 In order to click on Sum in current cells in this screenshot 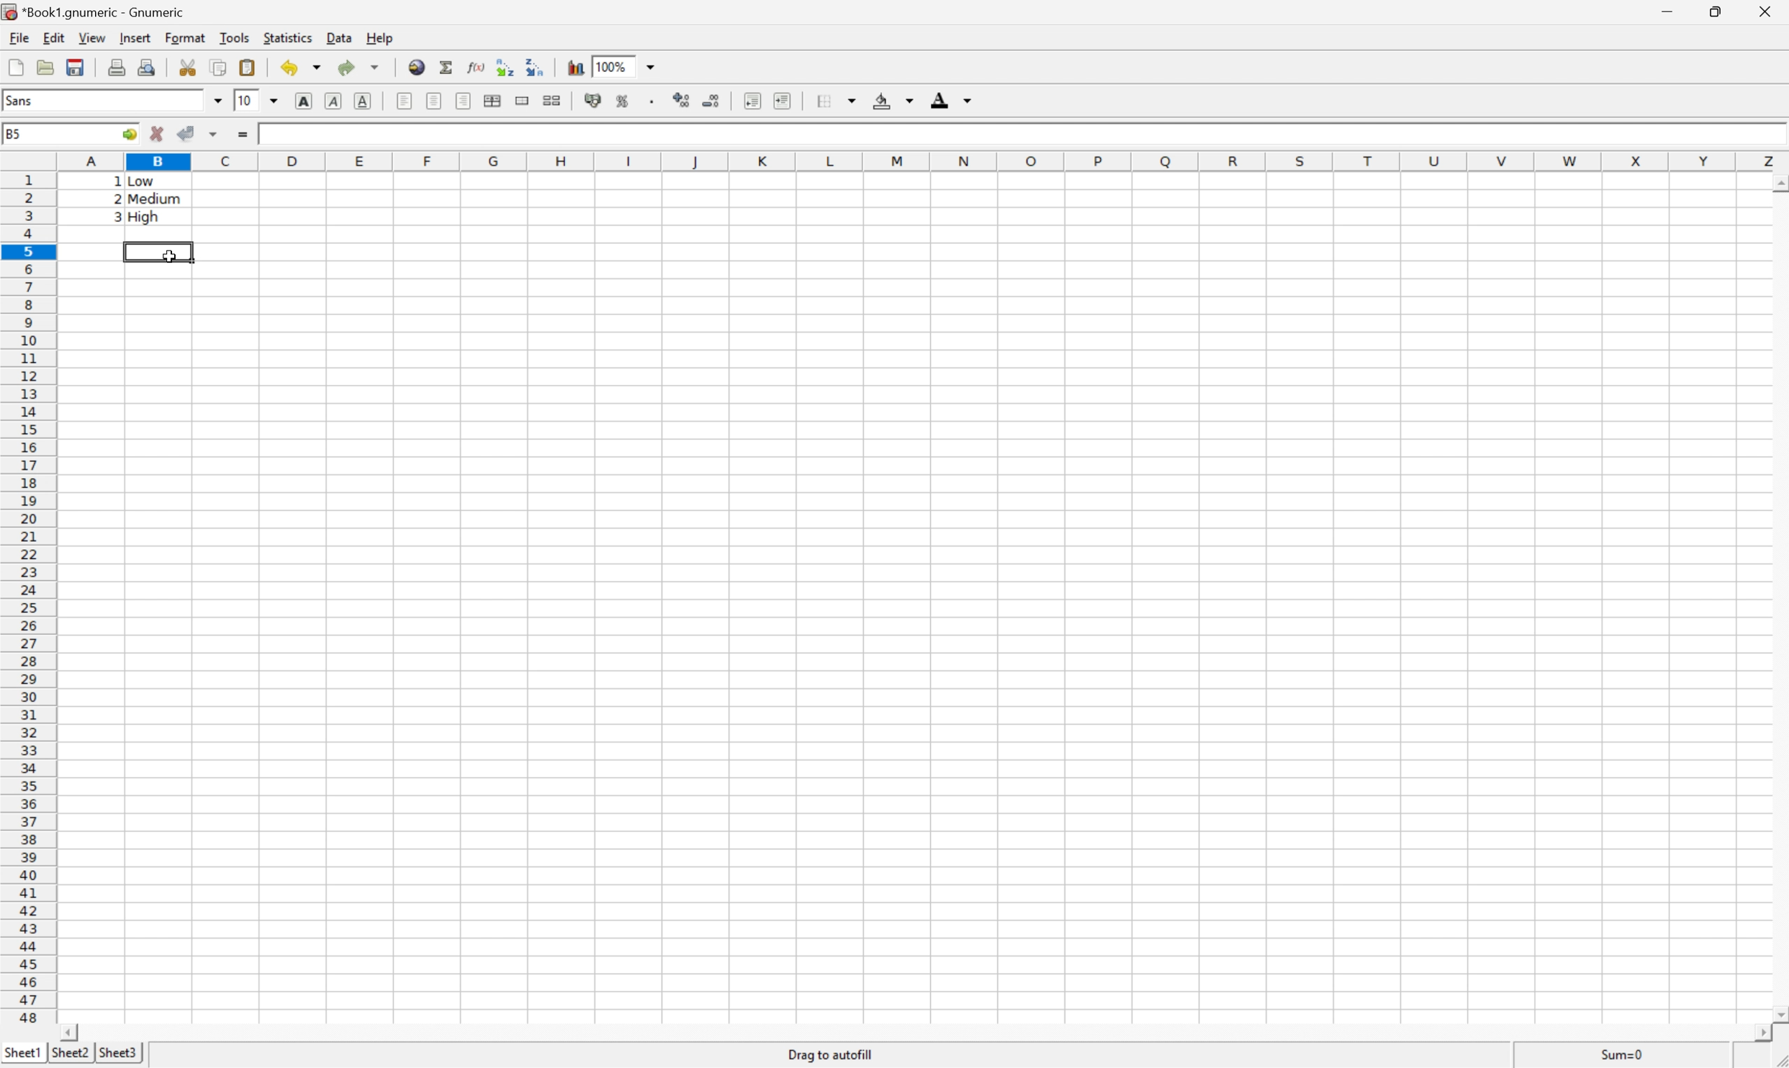, I will do `click(447, 66)`.